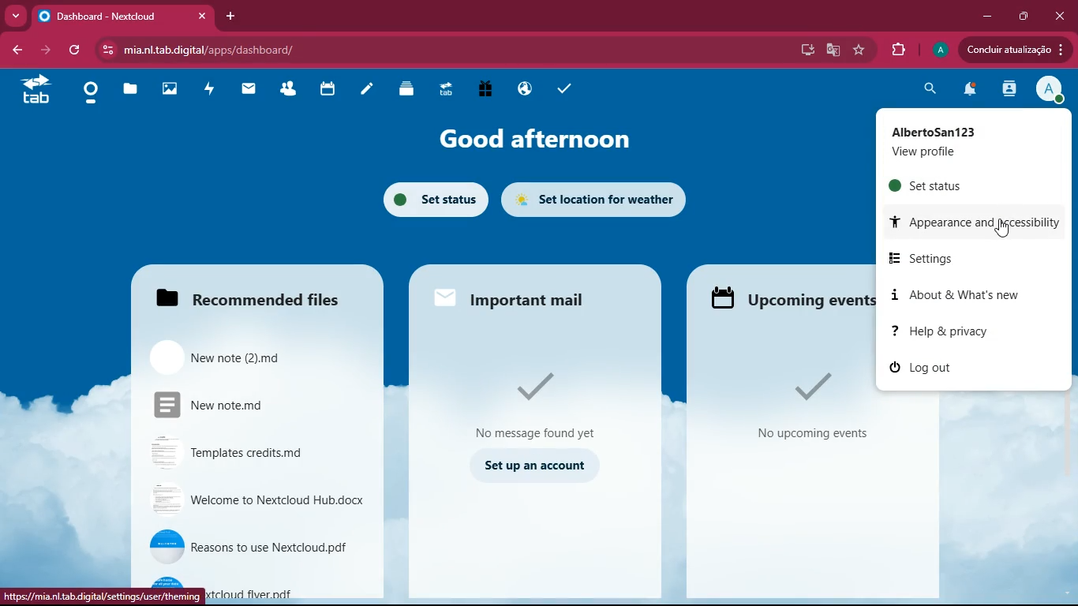 Image resolution: width=1078 pixels, height=606 pixels. What do you see at coordinates (833, 51) in the screenshot?
I see `google translate` at bounding box center [833, 51].